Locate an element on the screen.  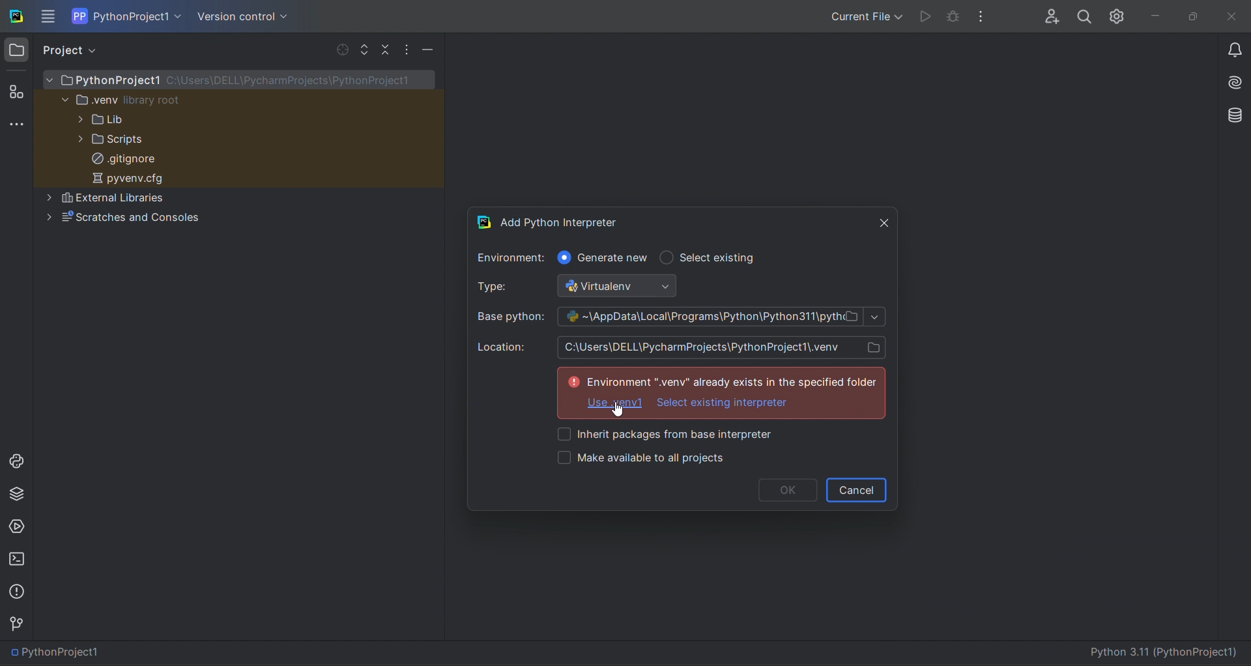
debug is located at coordinates (953, 18).